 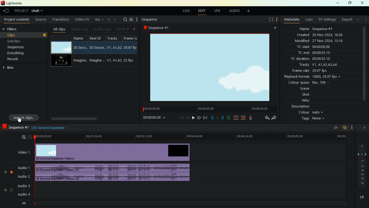 What do you see at coordinates (179, 118) in the screenshot?
I see `beggining` at bounding box center [179, 118].